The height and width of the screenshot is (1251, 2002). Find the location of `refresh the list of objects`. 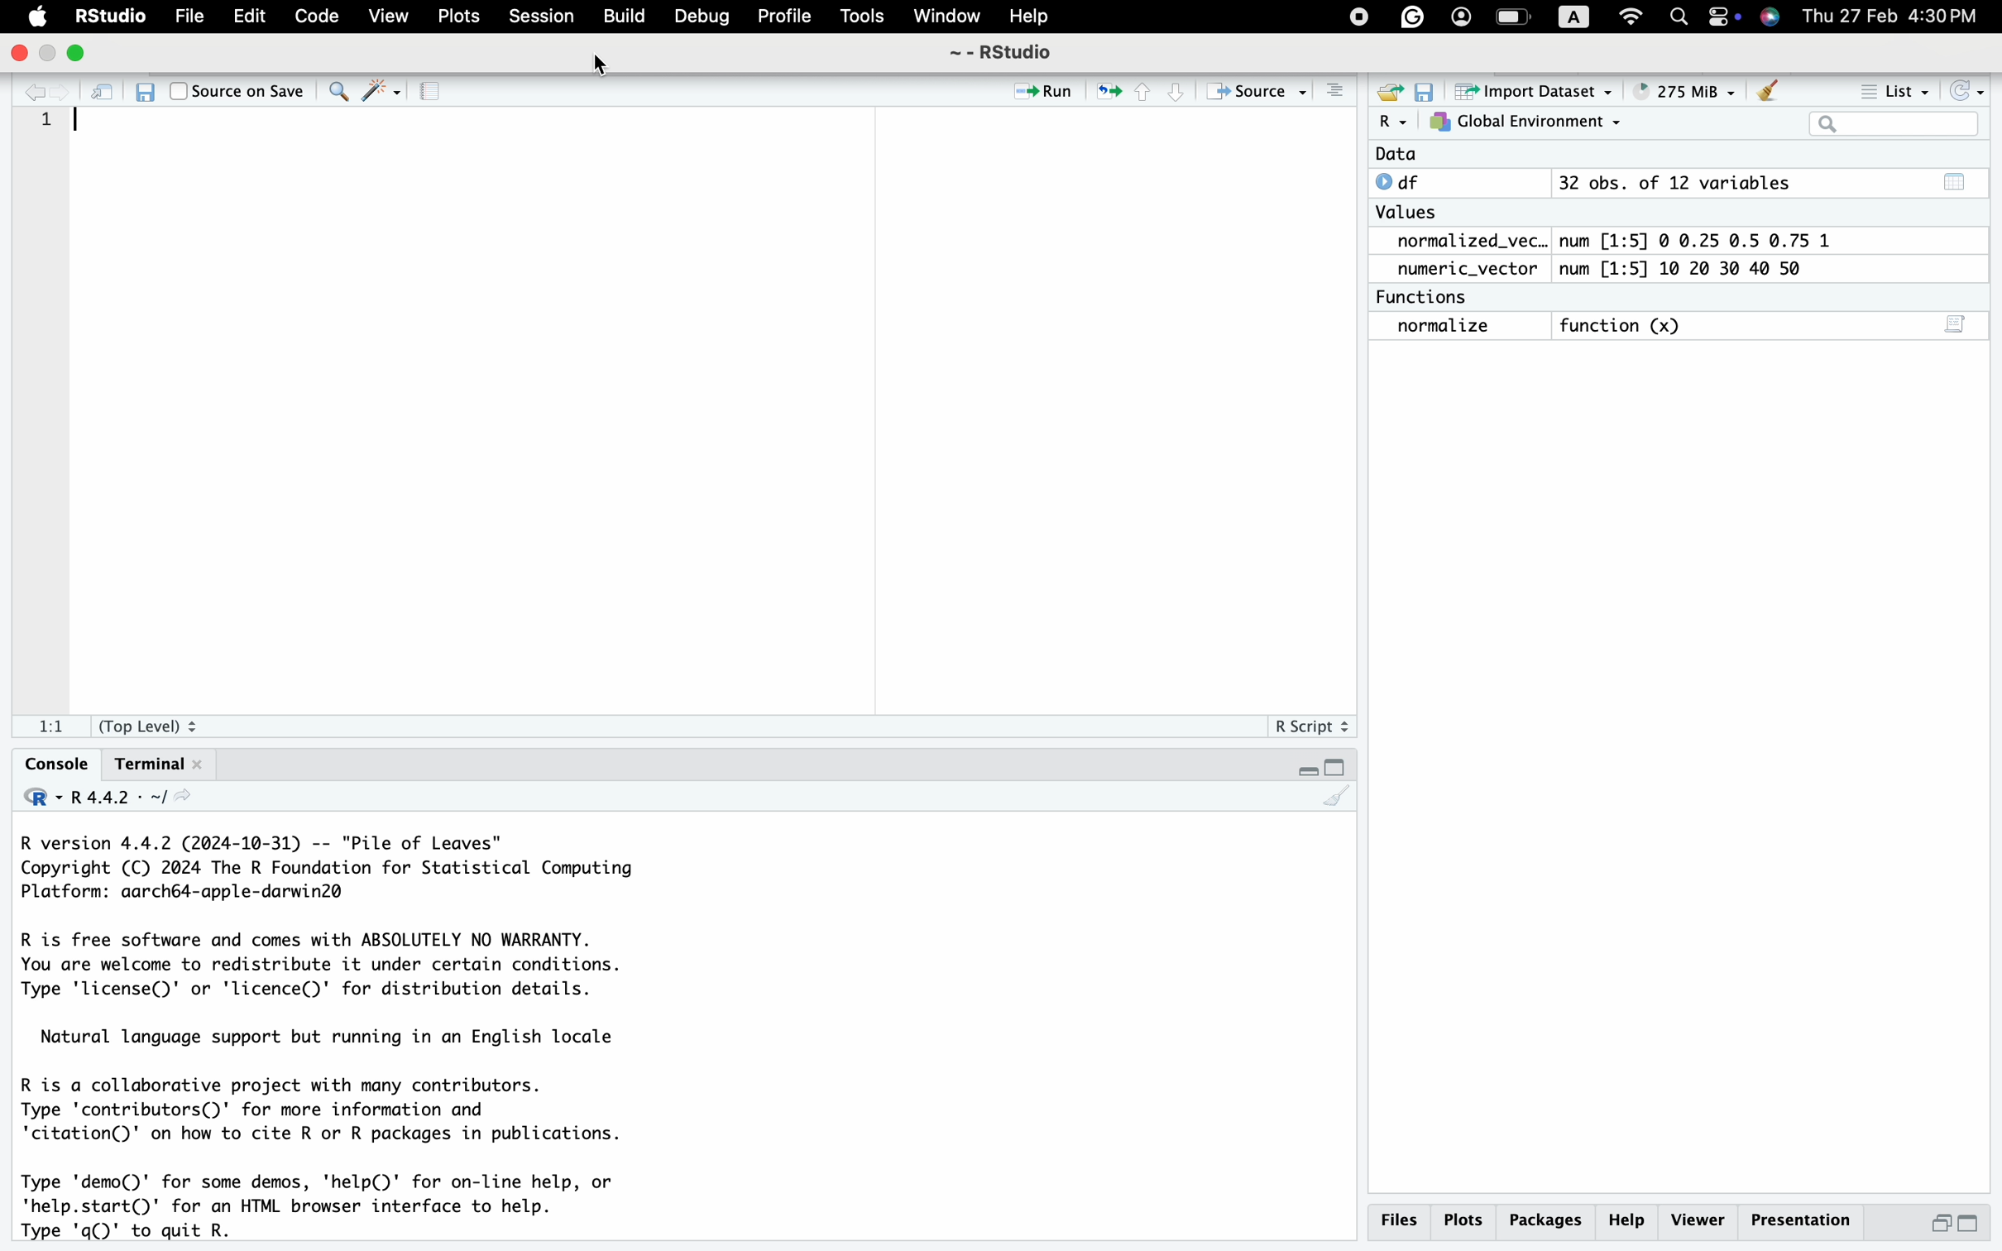

refresh the list of objects is located at coordinates (1973, 89).